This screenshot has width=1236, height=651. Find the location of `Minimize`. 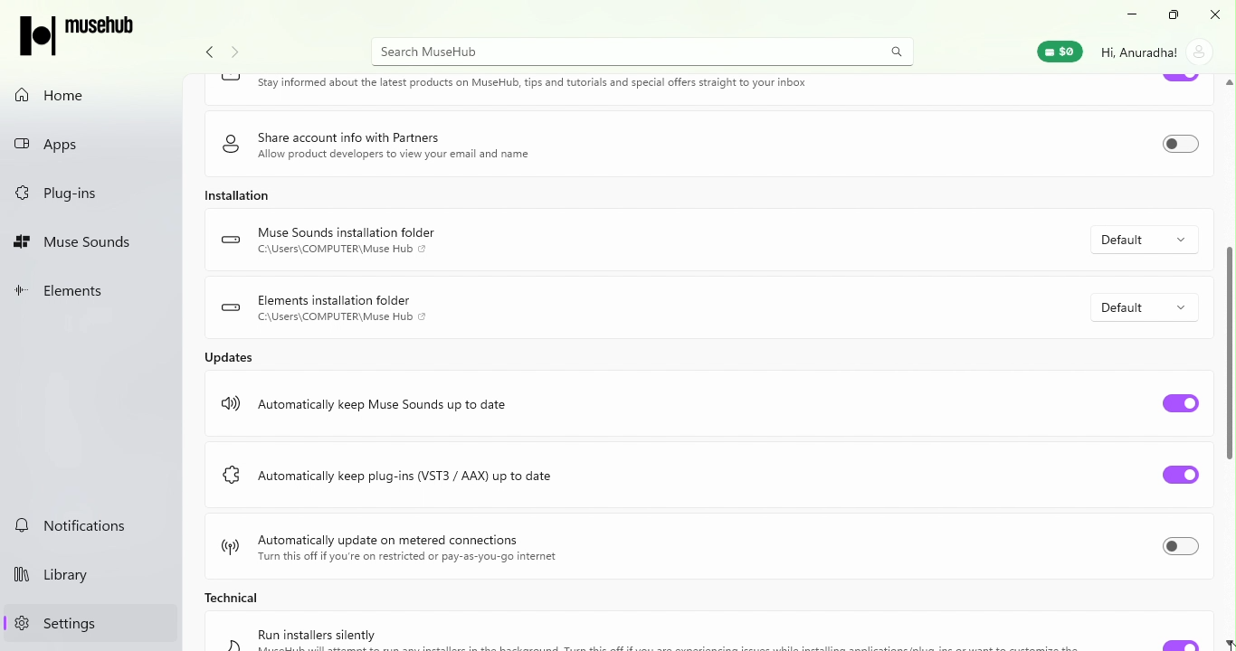

Minimize is located at coordinates (1129, 18).